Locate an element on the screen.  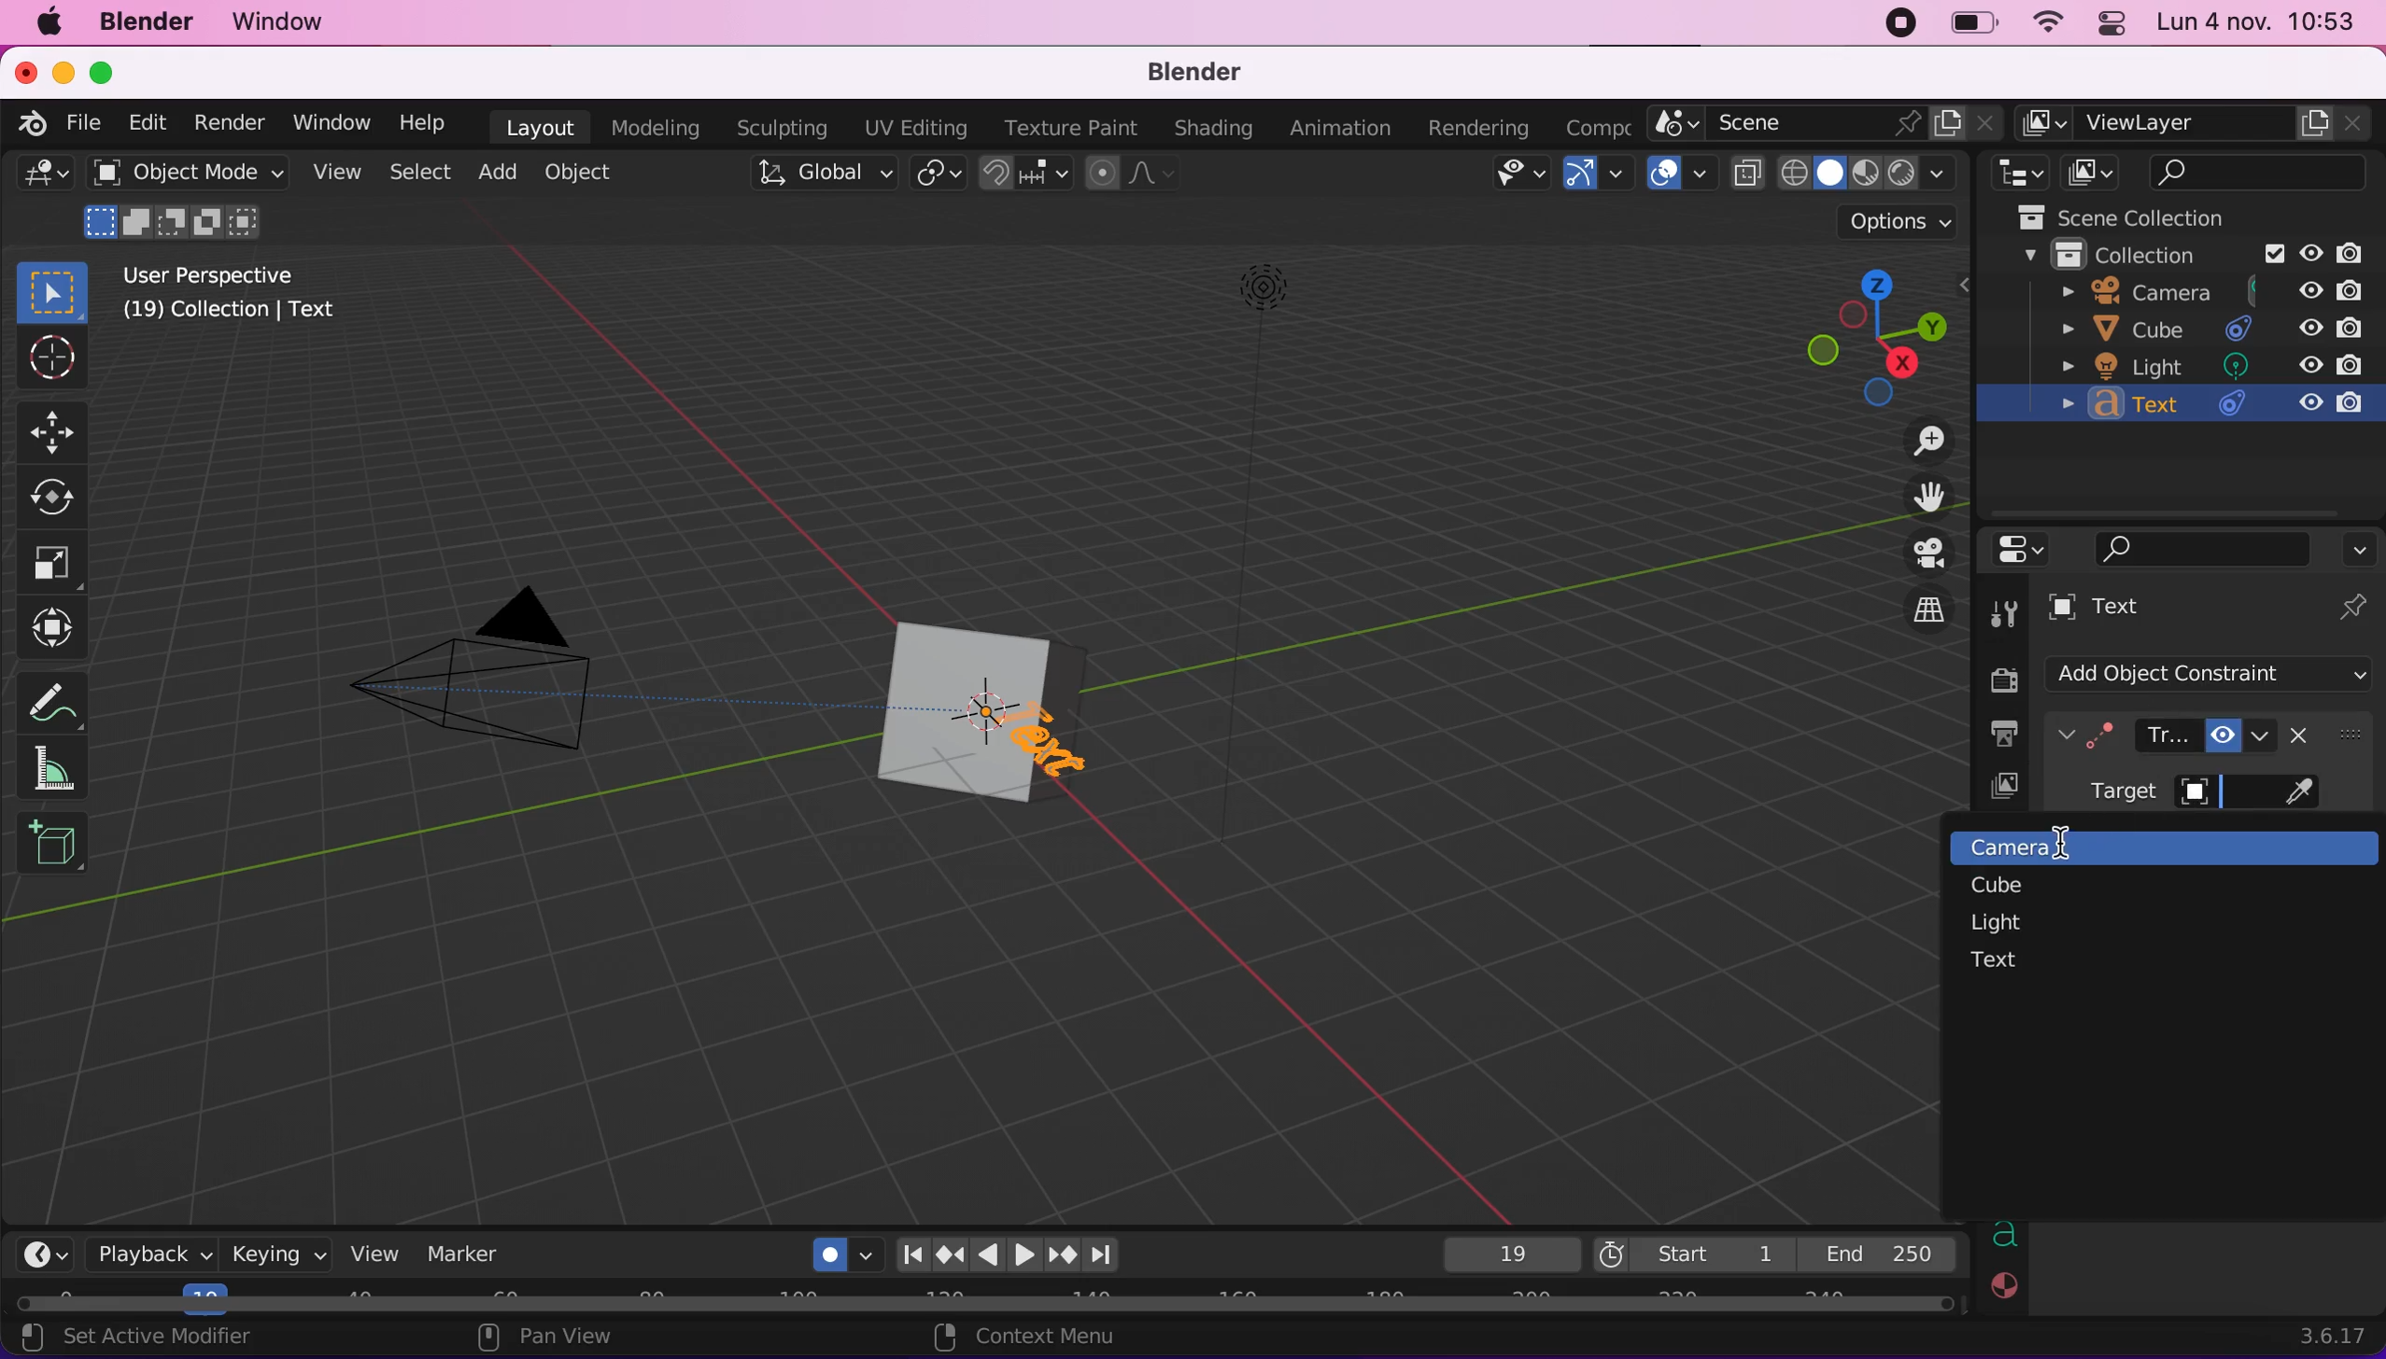
end 250 is located at coordinates (1879, 1253).